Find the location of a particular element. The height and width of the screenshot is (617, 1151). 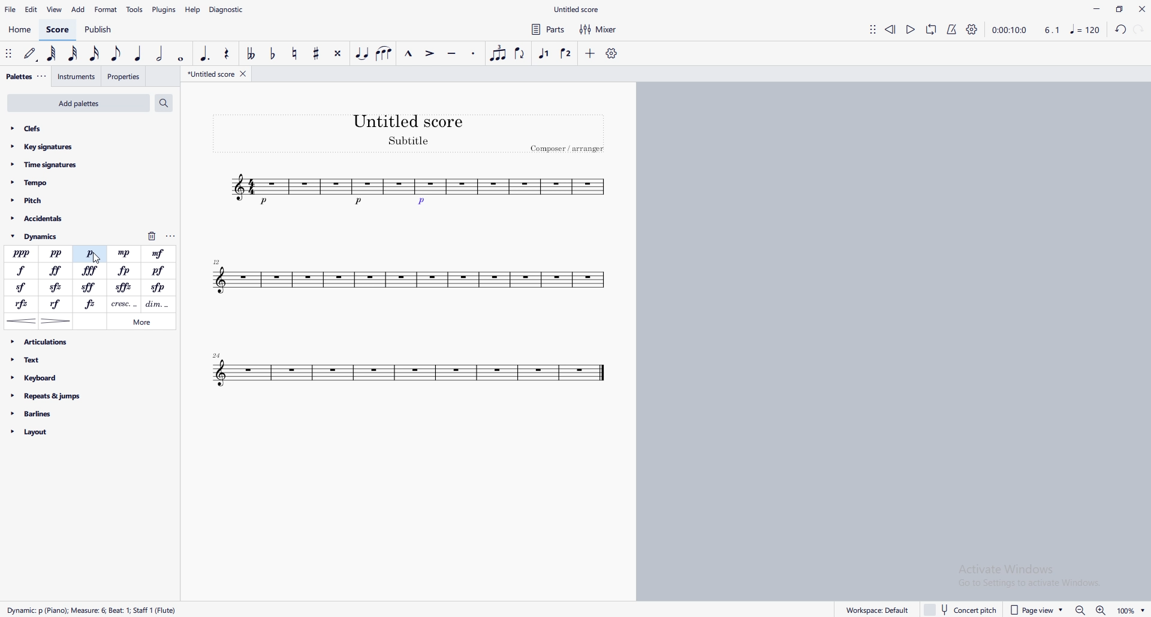

cursor is located at coordinates (95, 255).